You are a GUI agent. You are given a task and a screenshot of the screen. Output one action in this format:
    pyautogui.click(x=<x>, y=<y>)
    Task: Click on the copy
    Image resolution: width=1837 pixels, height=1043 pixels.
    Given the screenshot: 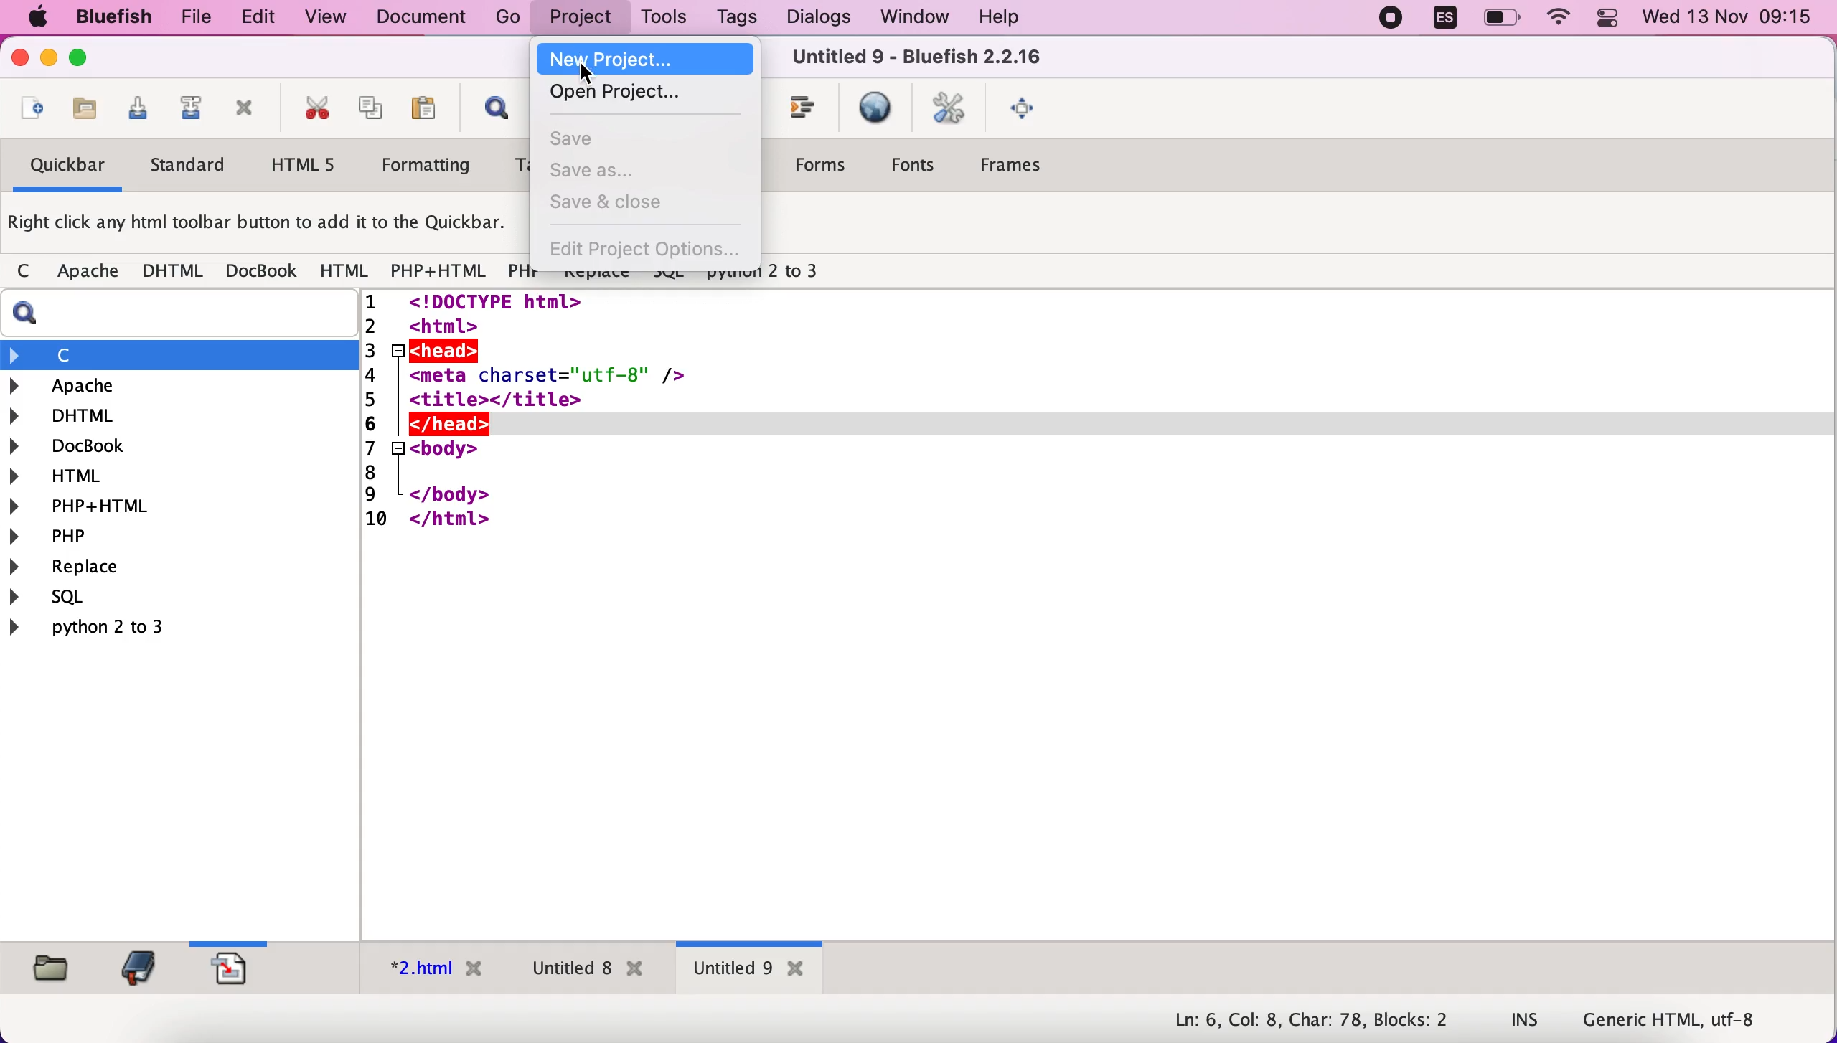 What is the action you would take?
    pyautogui.click(x=366, y=110)
    